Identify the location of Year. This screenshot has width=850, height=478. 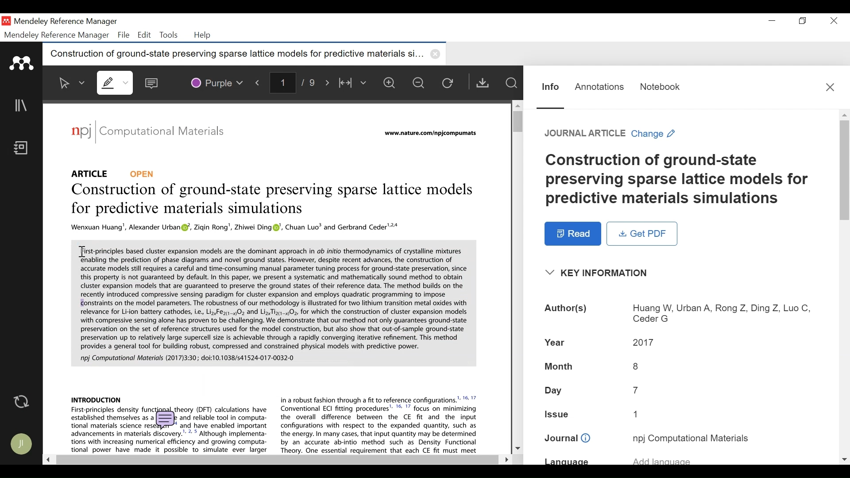
(644, 341).